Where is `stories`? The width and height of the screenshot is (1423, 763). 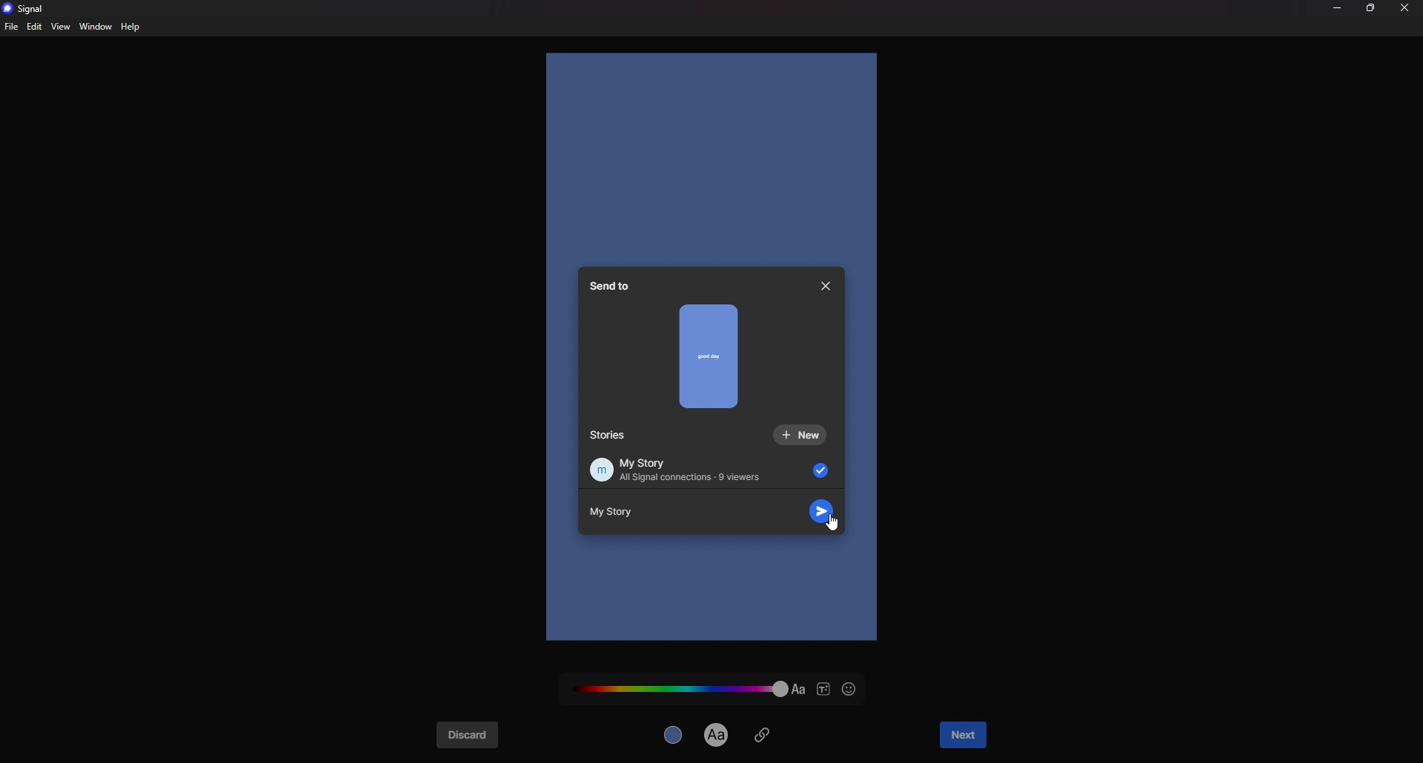 stories is located at coordinates (610, 436).